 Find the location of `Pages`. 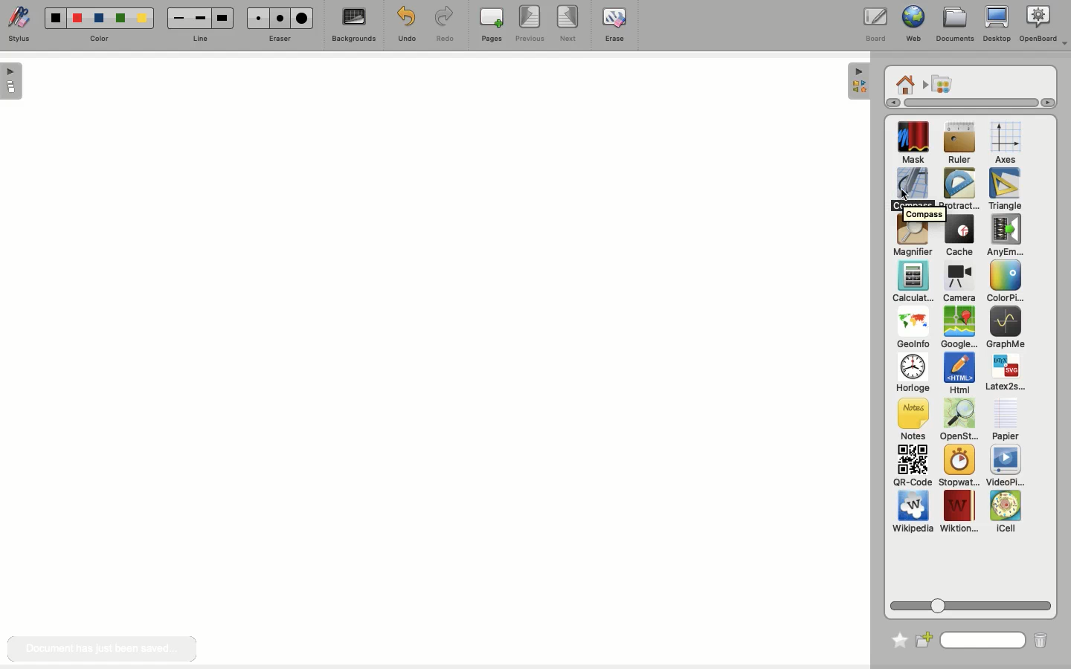

Pages is located at coordinates (492, 26).